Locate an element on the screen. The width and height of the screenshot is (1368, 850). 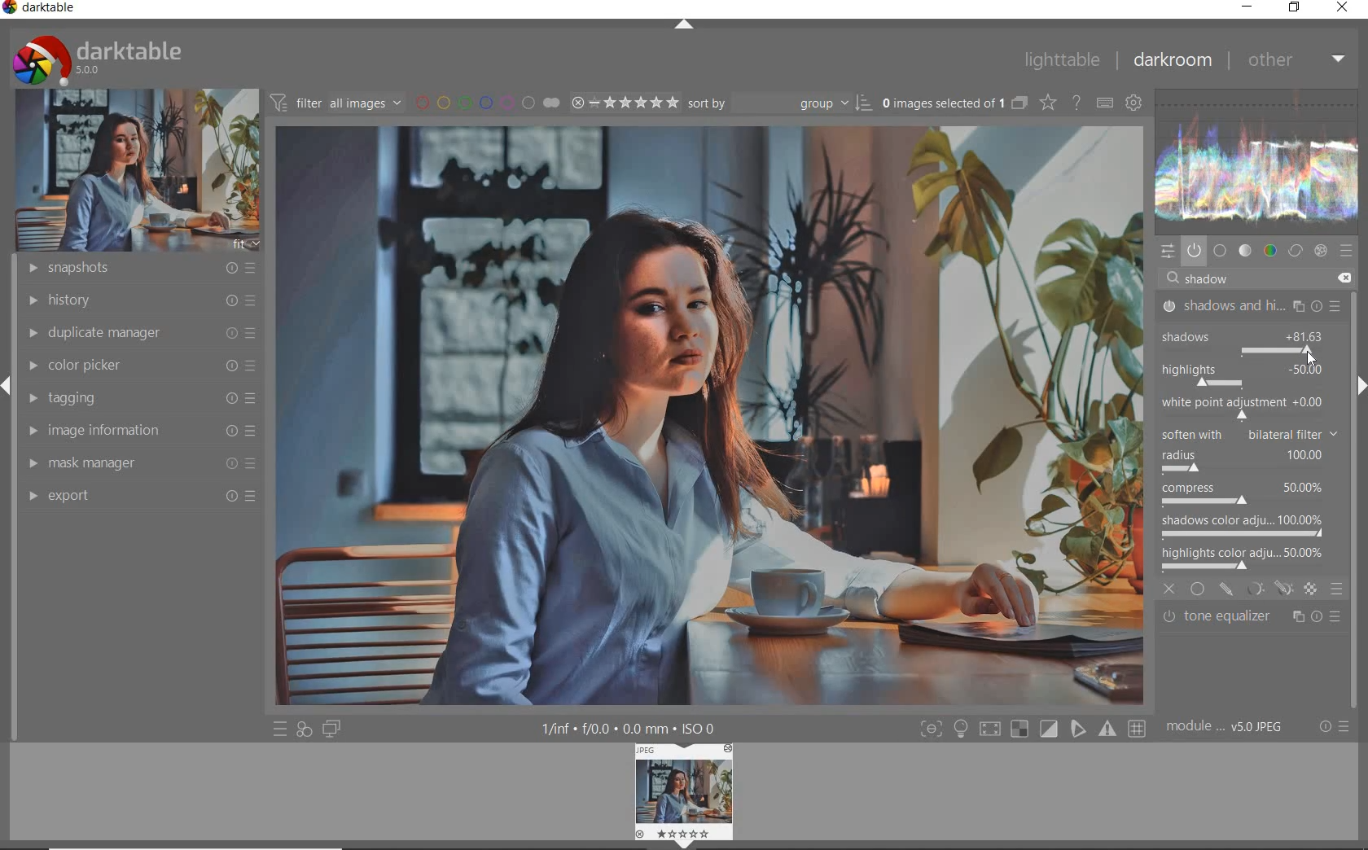
scrollbar is located at coordinates (1358, 325).